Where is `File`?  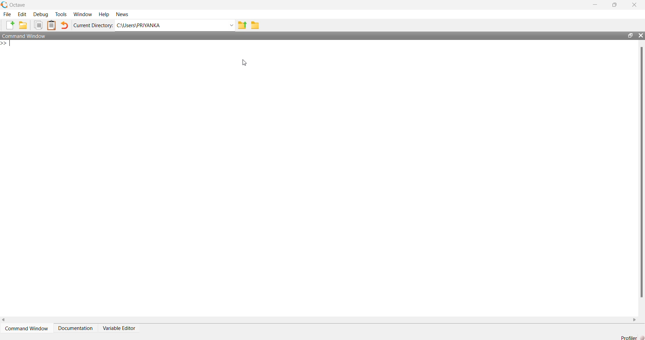 File is located at coordinates (8, 14).